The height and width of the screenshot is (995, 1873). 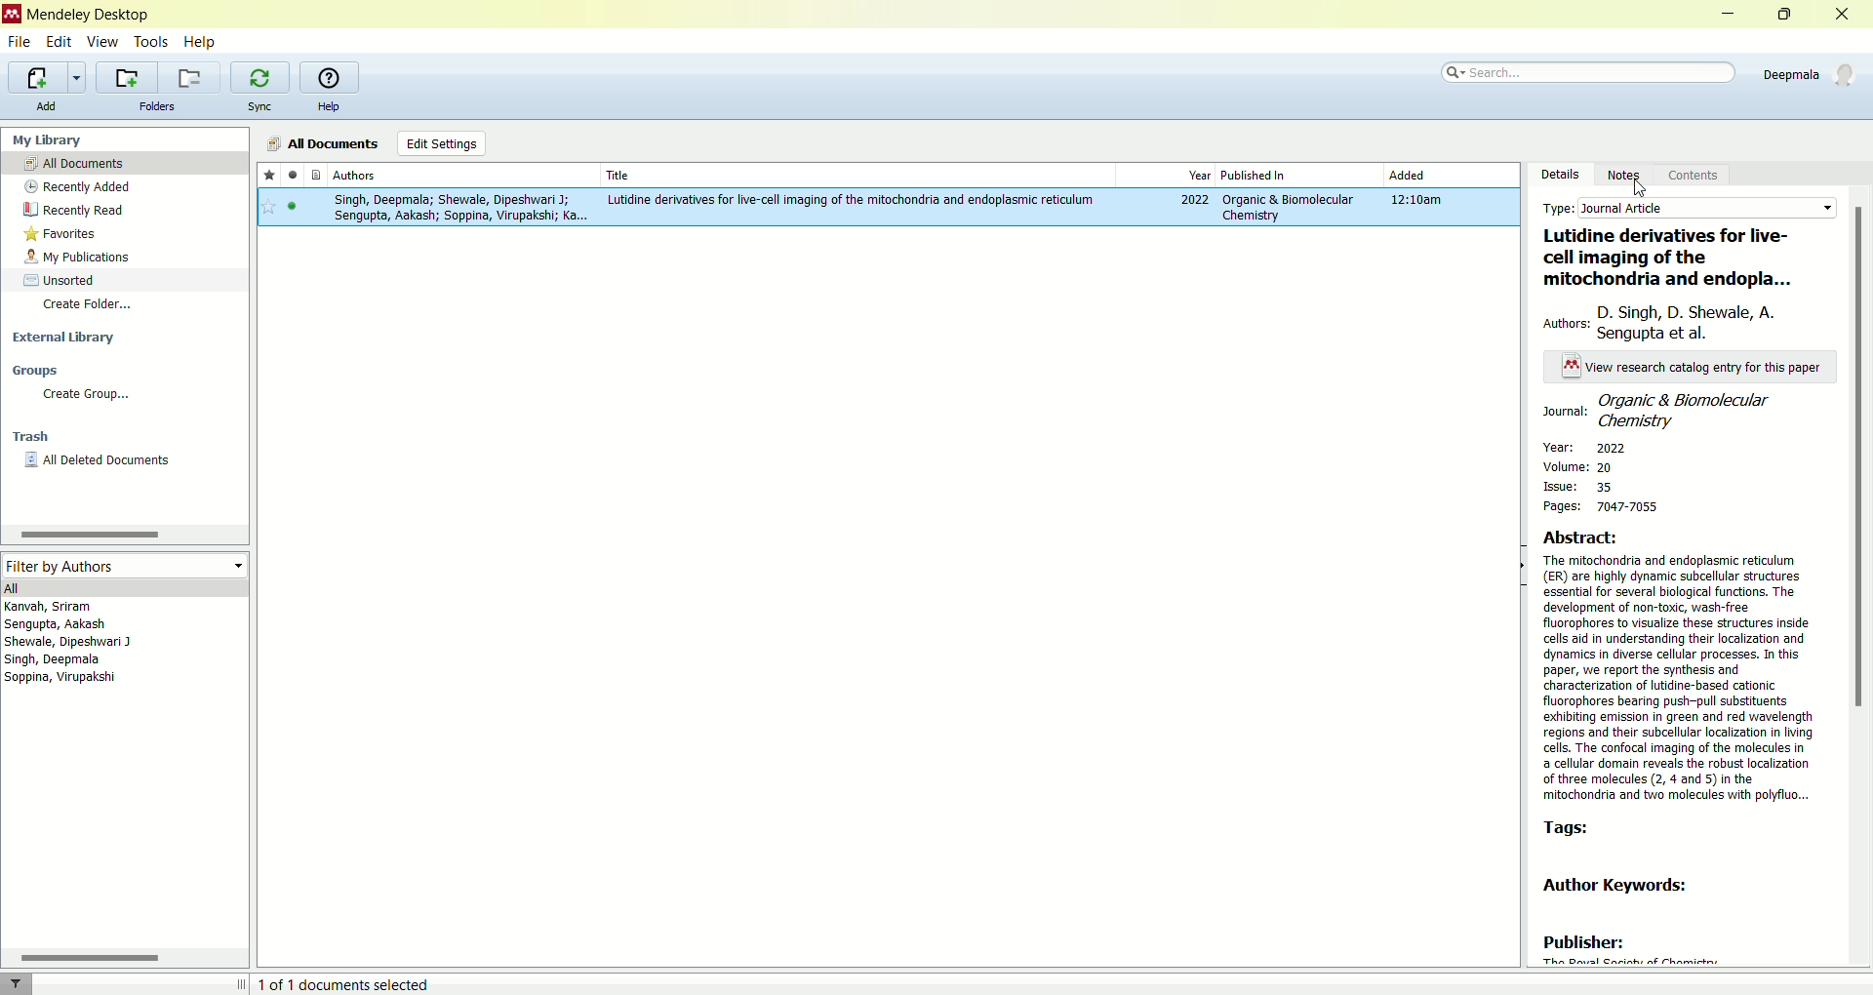 I want to click on Aurhors: D. Singh, D. Shewale, A.Sengupta et al., so click(x=1677, y=324).